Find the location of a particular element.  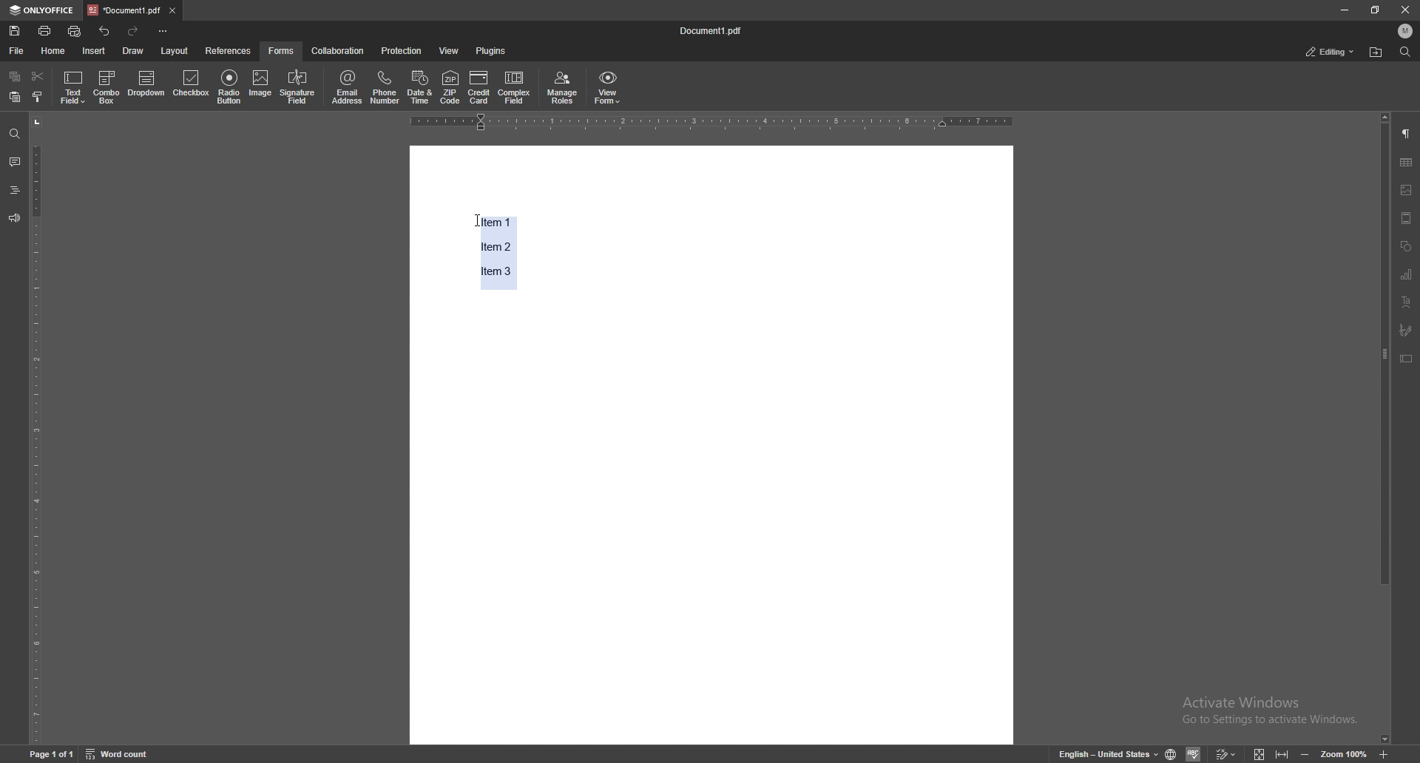

minimize is located at coordinates (1343, 10).